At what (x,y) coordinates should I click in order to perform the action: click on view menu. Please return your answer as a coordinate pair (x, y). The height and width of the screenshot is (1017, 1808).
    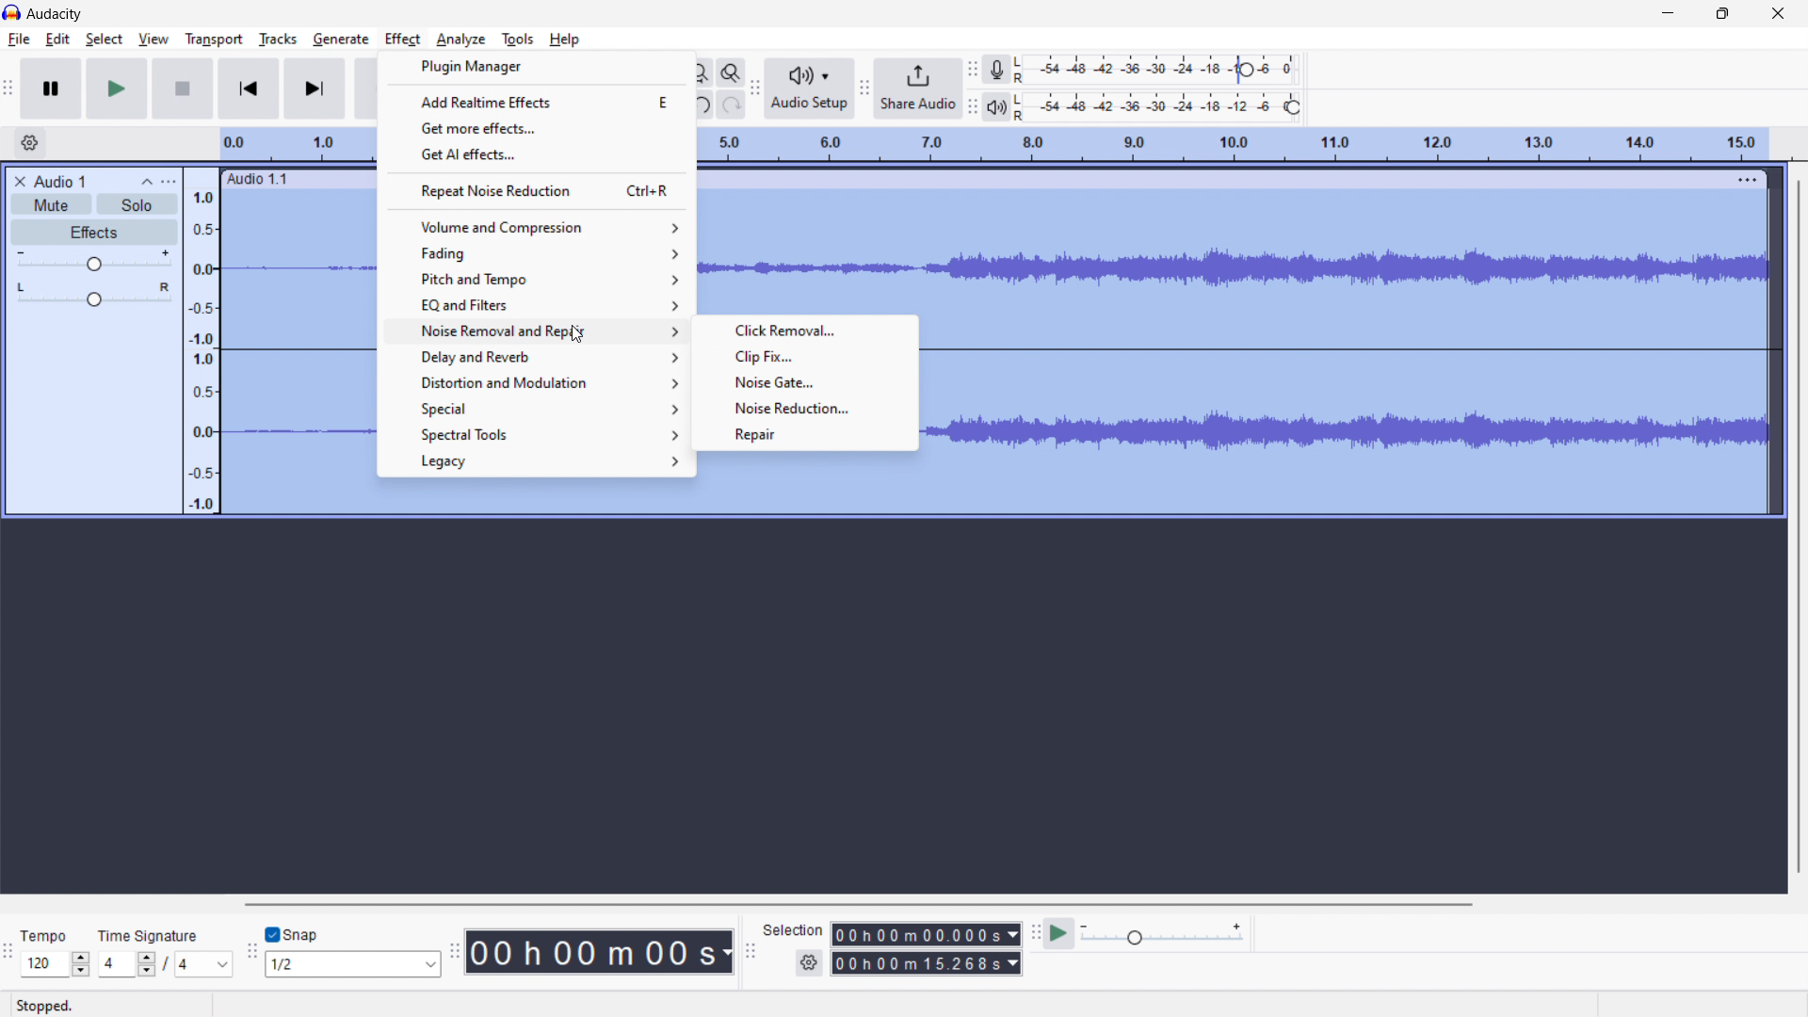
    Looking at the image, I should click on (170, 182).